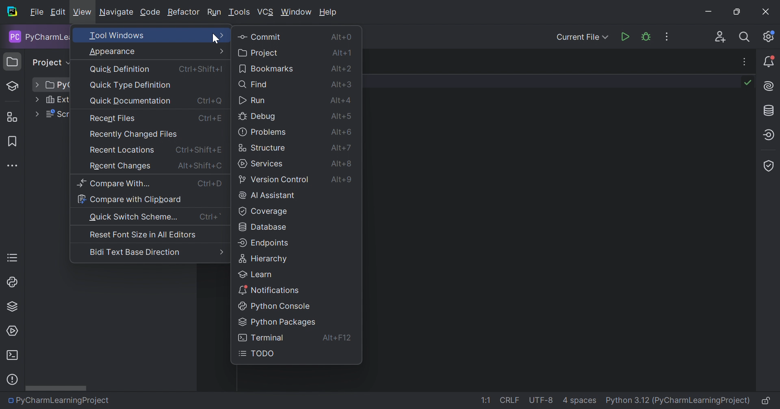  Describe the element at coordinates (14, 307) in the screenshot. I see `Python Packages` at that location.